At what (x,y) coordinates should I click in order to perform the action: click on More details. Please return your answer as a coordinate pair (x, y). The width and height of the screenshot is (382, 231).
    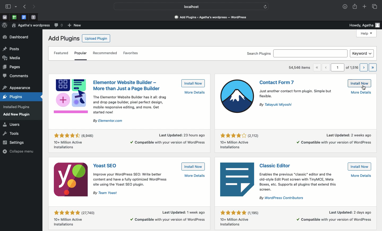
    Looking at the image, I should click on (335, 216).